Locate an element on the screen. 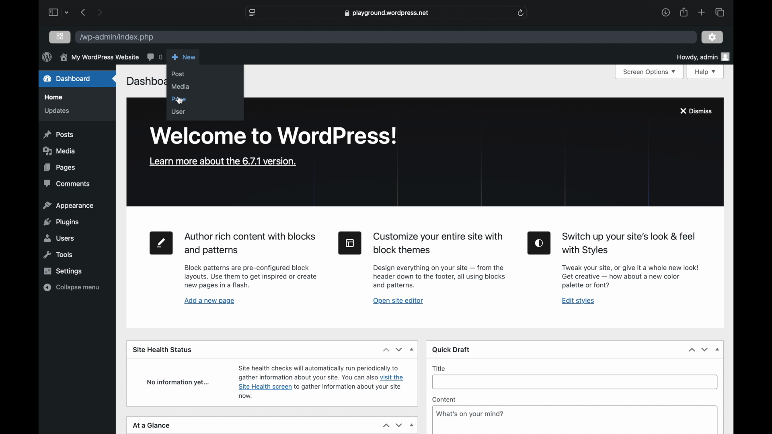 This screenshot has height=434, width=772. info is located at coordinates (322, 382).